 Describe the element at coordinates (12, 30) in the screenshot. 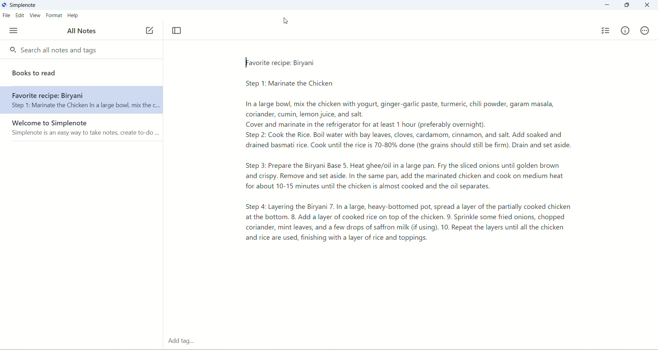

I see `menu` at that location.